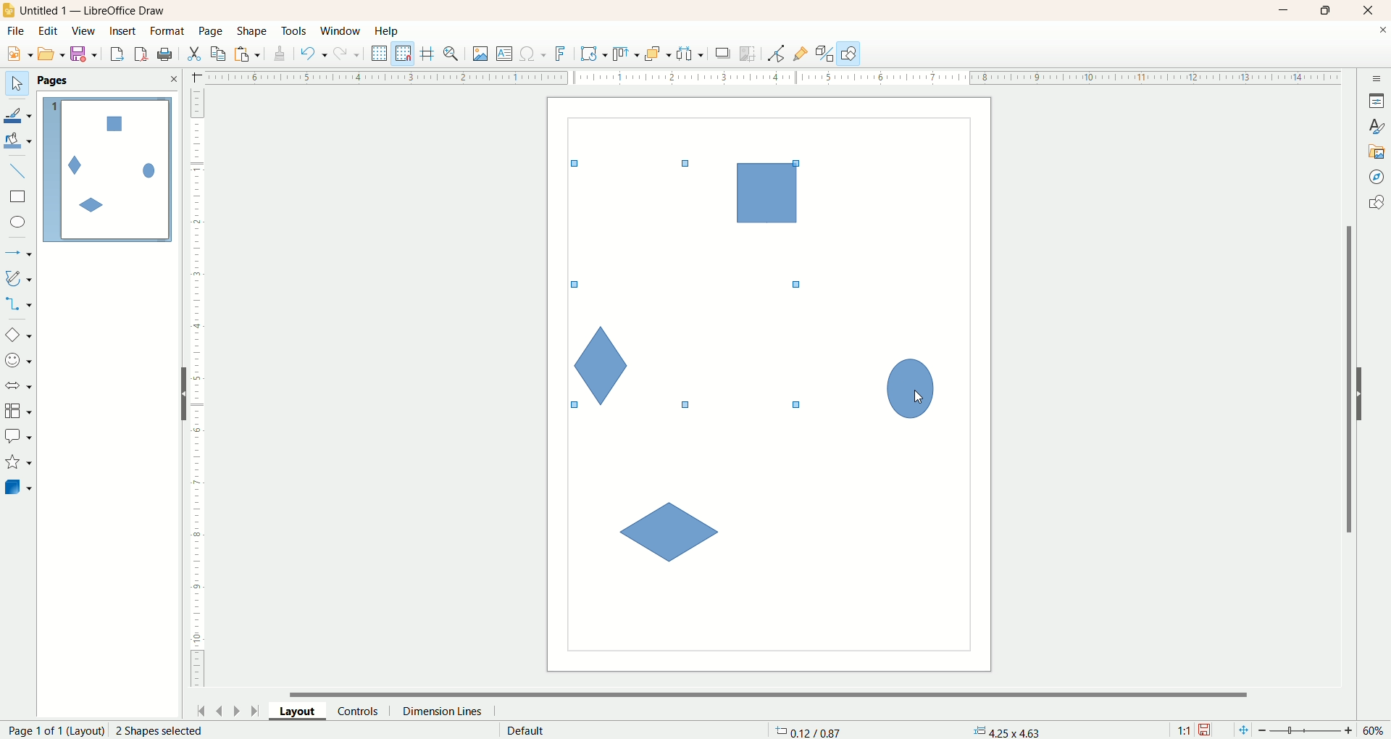  I want to click on helplines, so click(430, 54).